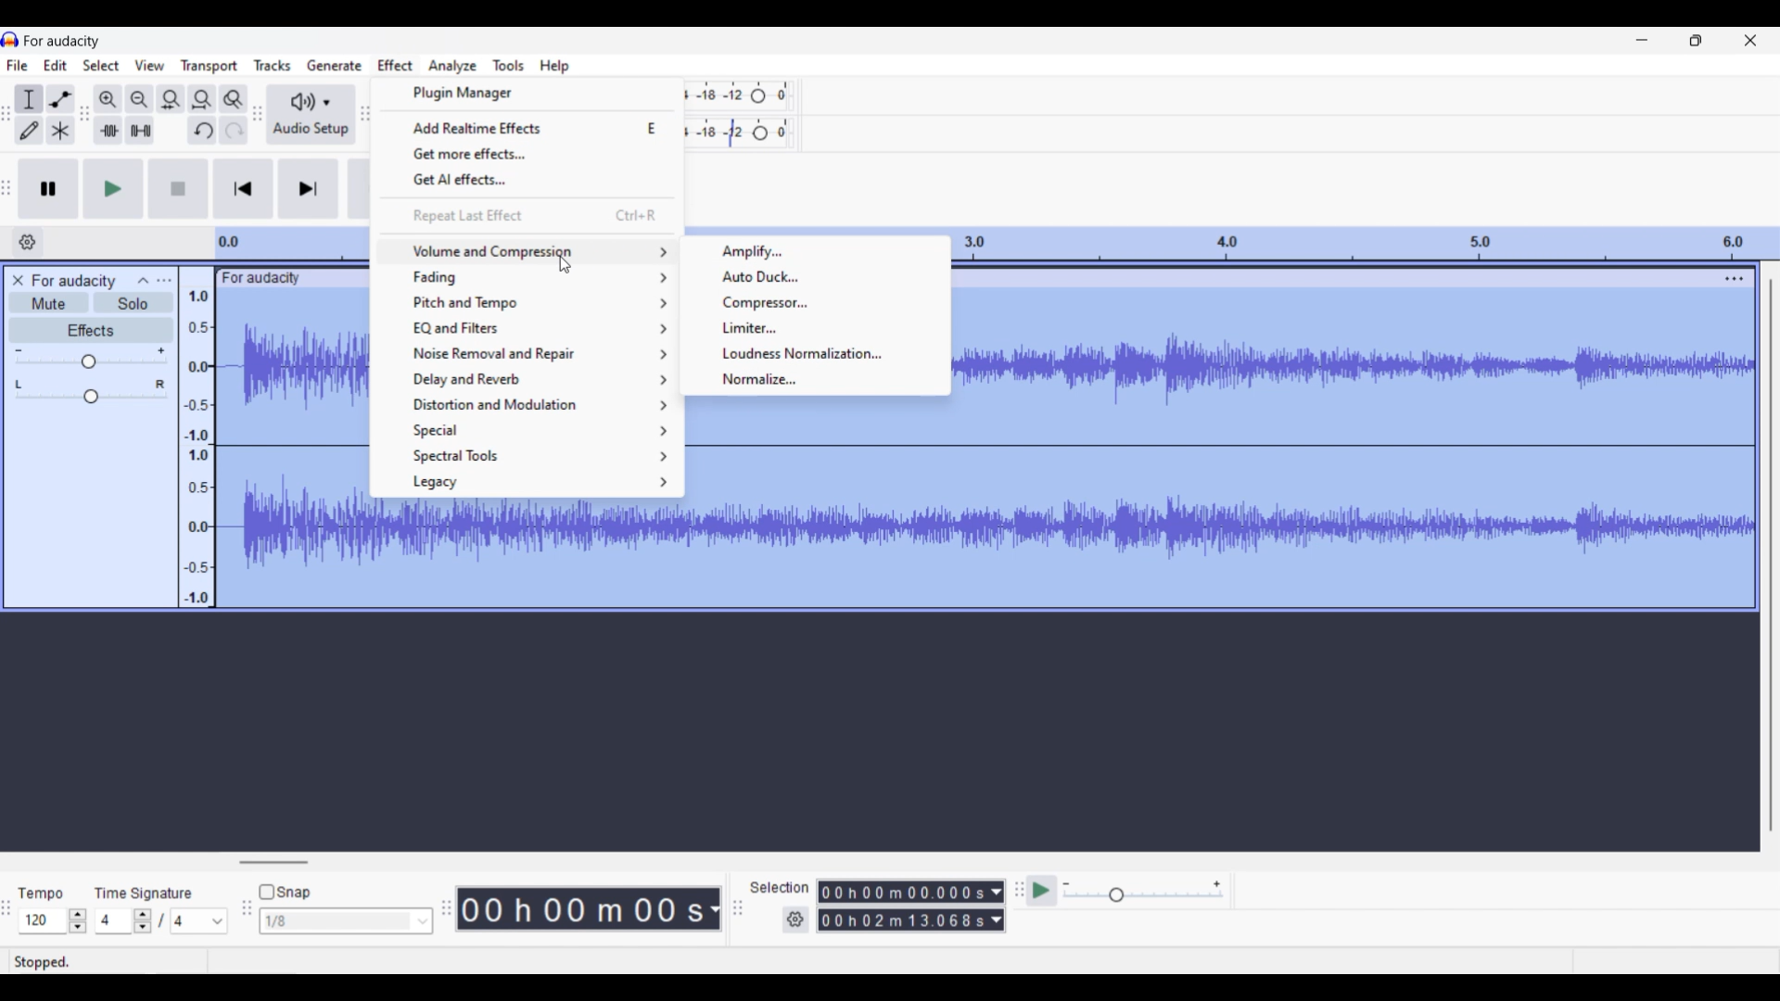 This screenshot has width=1780, height=1001. I want to click on Timeline options, so click(27, 242).